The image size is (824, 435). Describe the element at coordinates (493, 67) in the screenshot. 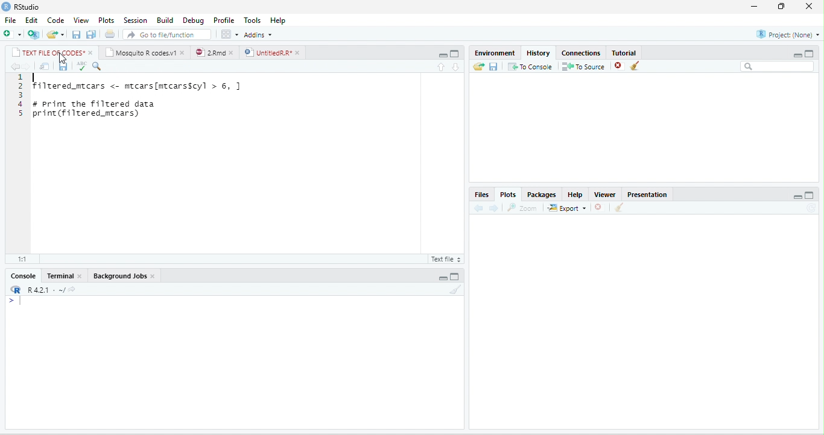

I see `save` at that location.